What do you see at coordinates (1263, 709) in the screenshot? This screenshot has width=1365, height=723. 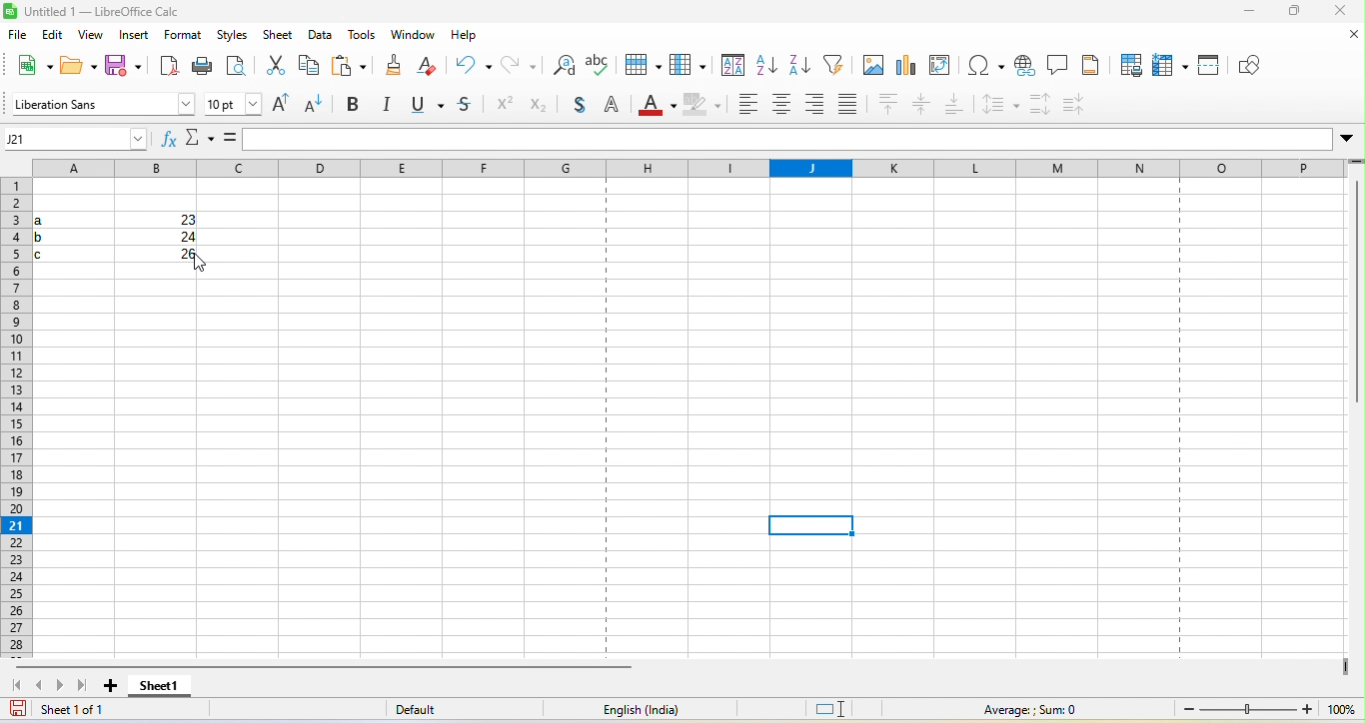 I see `zoom` at bounding box center [1263, 709].